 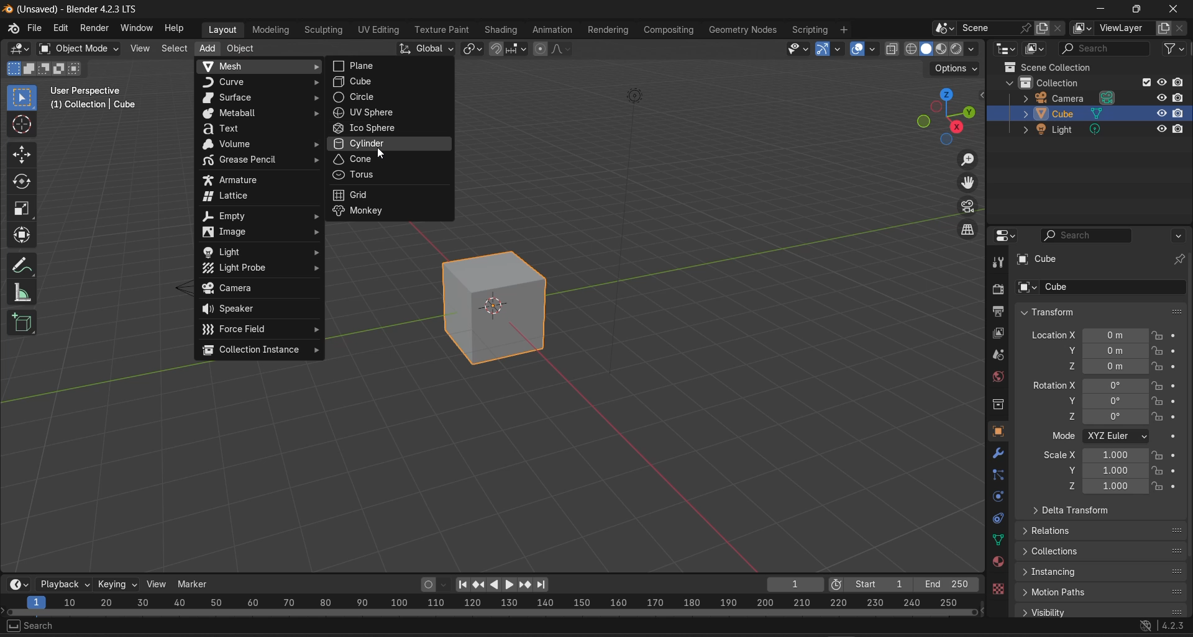 What do you see at coordinates (971, 207) in the screenshot?
I see `toggle camera view` at bounding box center [971, 207].